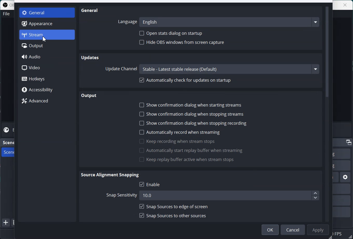 Image resolution: width=353 pixels, height=239 pixels. Describe the element at coordinates (90, 10) in the screenshot. I see `General` at that location.